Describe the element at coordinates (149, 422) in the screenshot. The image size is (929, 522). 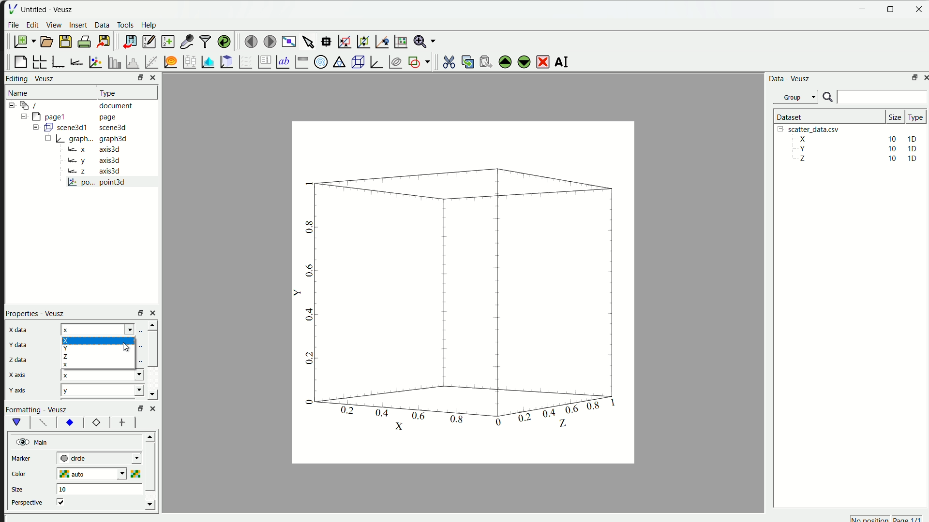
I see `left right button` at that location.